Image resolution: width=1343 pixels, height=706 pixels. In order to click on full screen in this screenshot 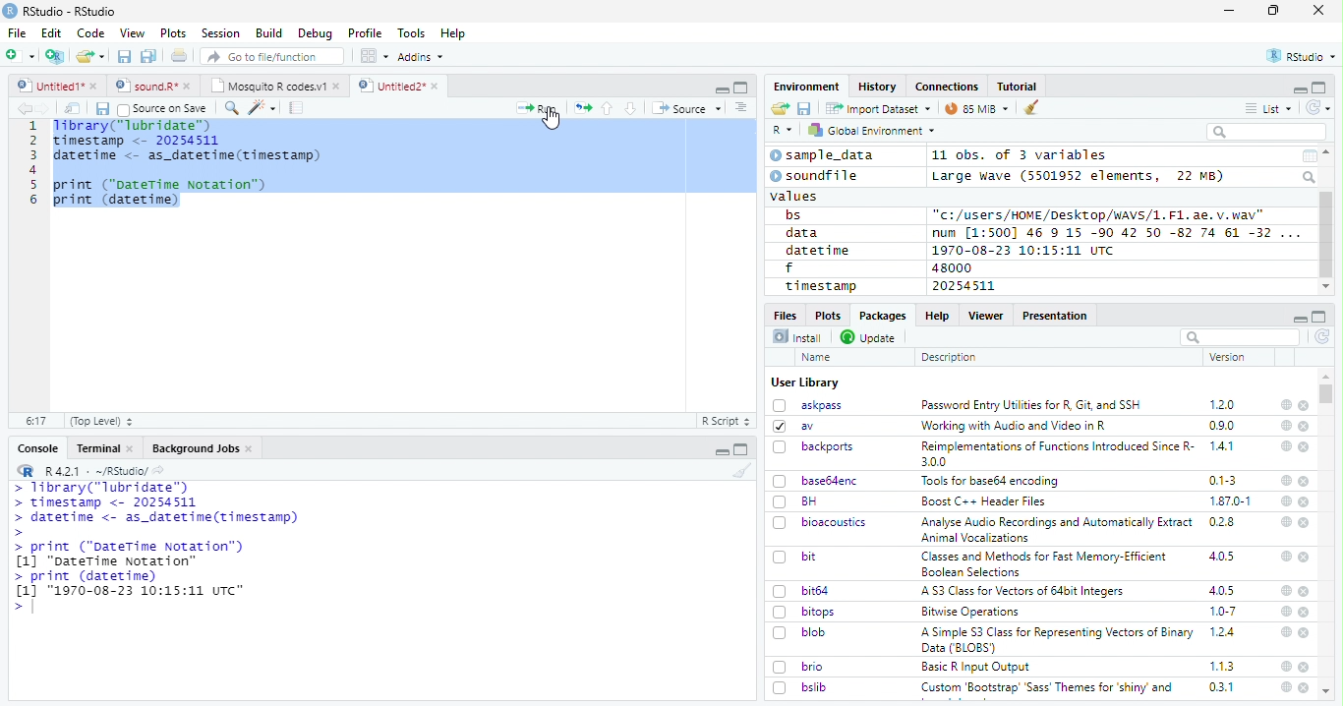, I will do `click(1319, 317)`.